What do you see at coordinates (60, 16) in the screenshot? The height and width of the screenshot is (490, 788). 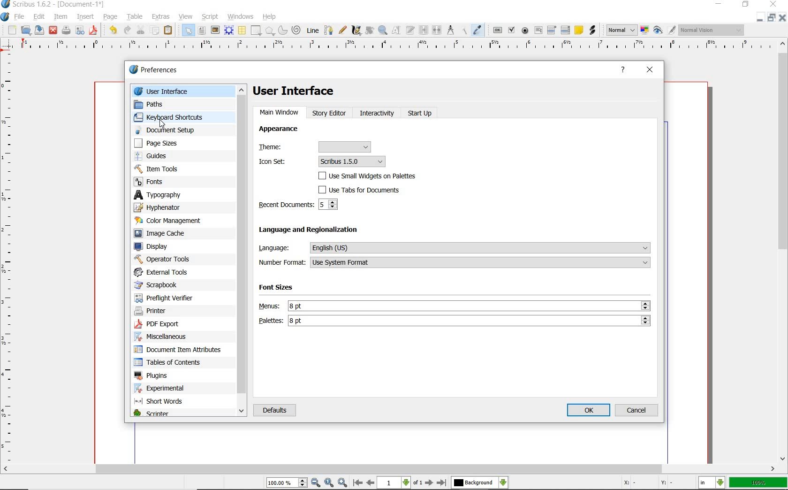 I see `item` at bounding box center [60, 16].